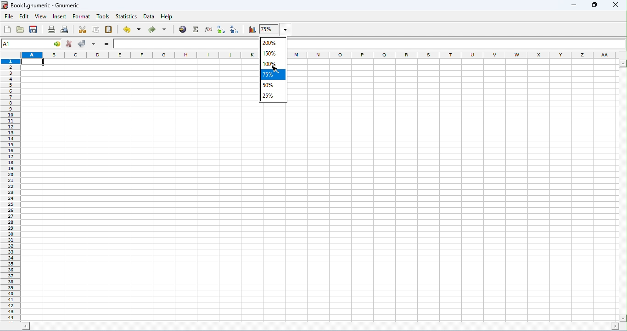  What do you see at coordinates (272, 43) in the screenshot?
I see `200%` at bounding box center [272, 43].